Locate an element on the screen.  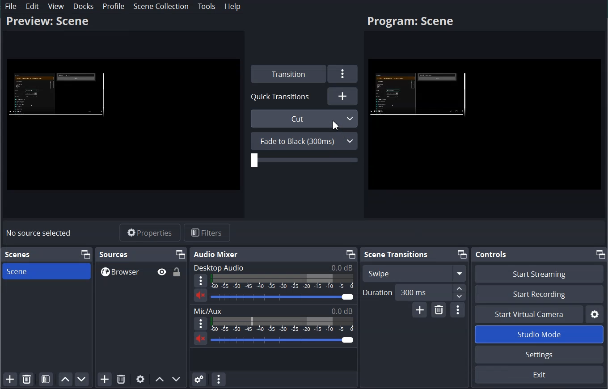
Start Recording is located at coordinates (539, 294).